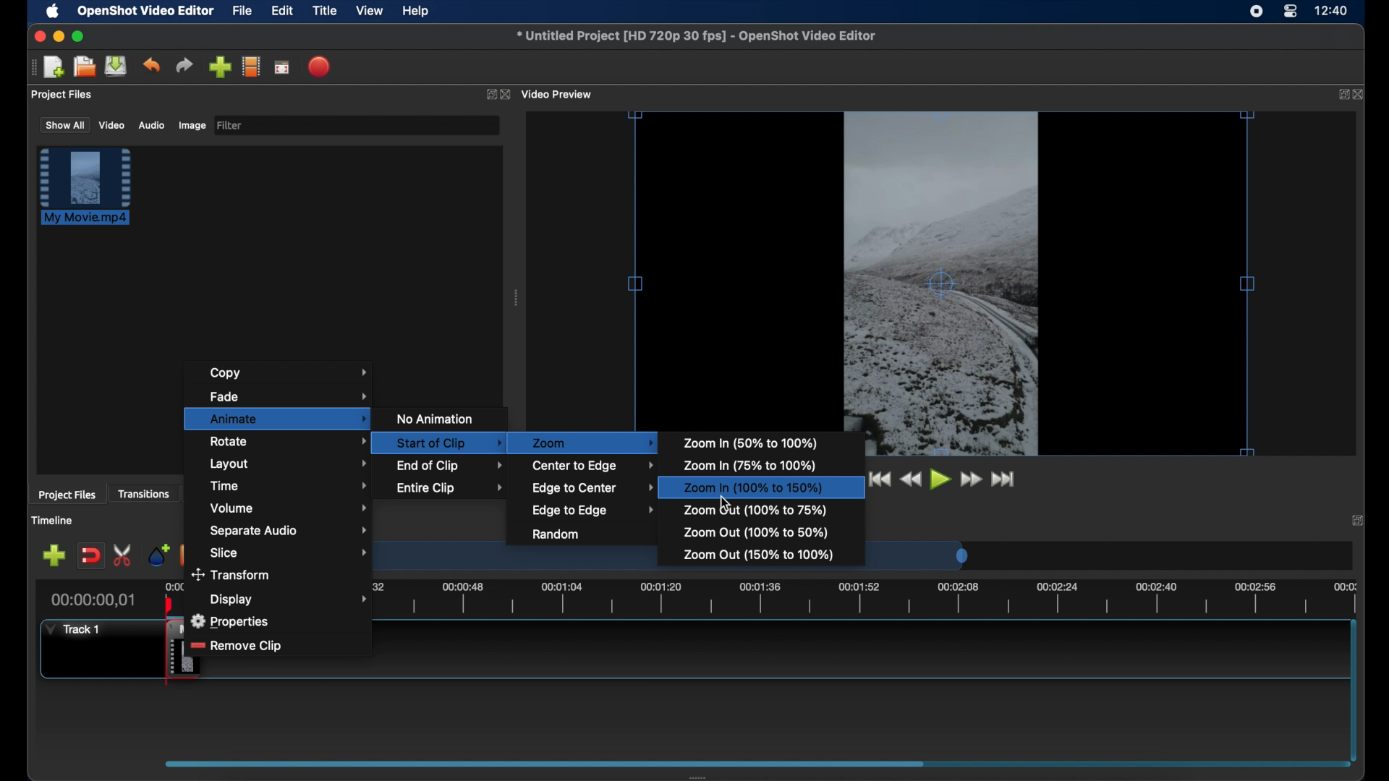 This screenshot has width=1389, height=781. Describe the element at coordinates (696, 35) in the screenshot. I see `file name` at that location.